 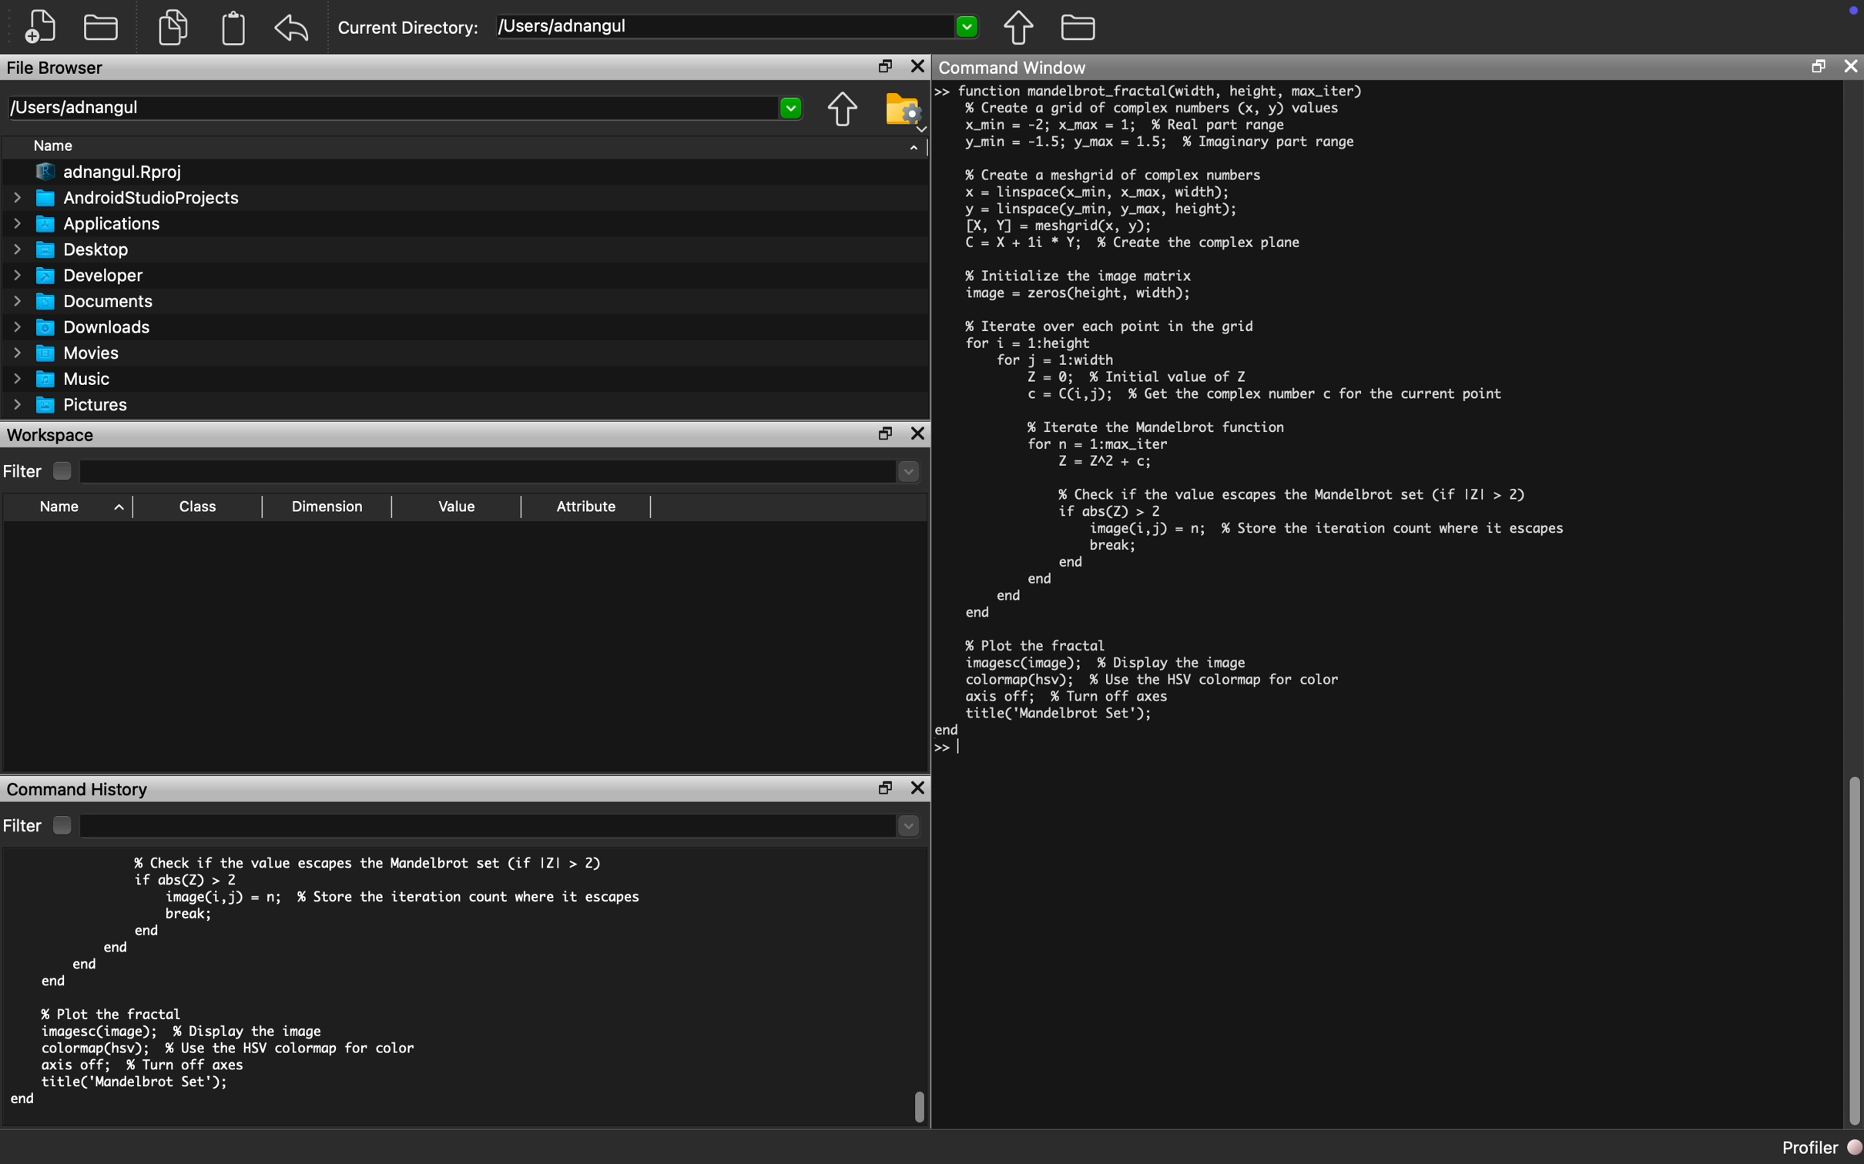 I want to click on Redo, so click(x=296, y=29).